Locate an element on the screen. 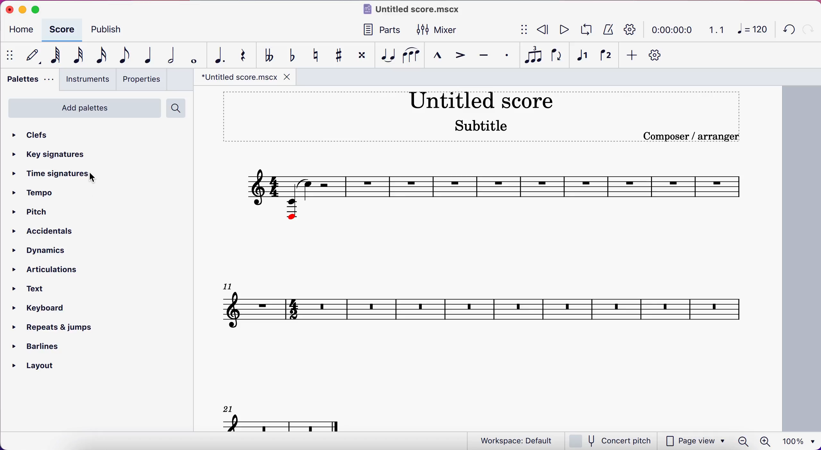 The width and height of the screenshot is (821, 450). 100% is located at coordinates (800, 442).